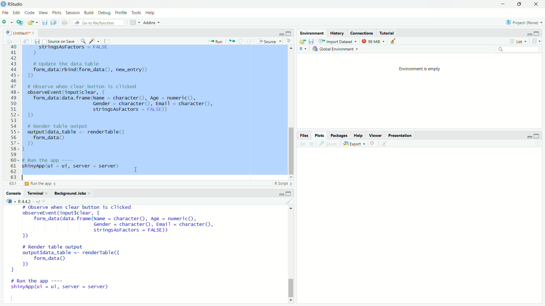 The height and width of the screenshot is (306, 545). I want to click on code to update the data table, so click(90, 70).